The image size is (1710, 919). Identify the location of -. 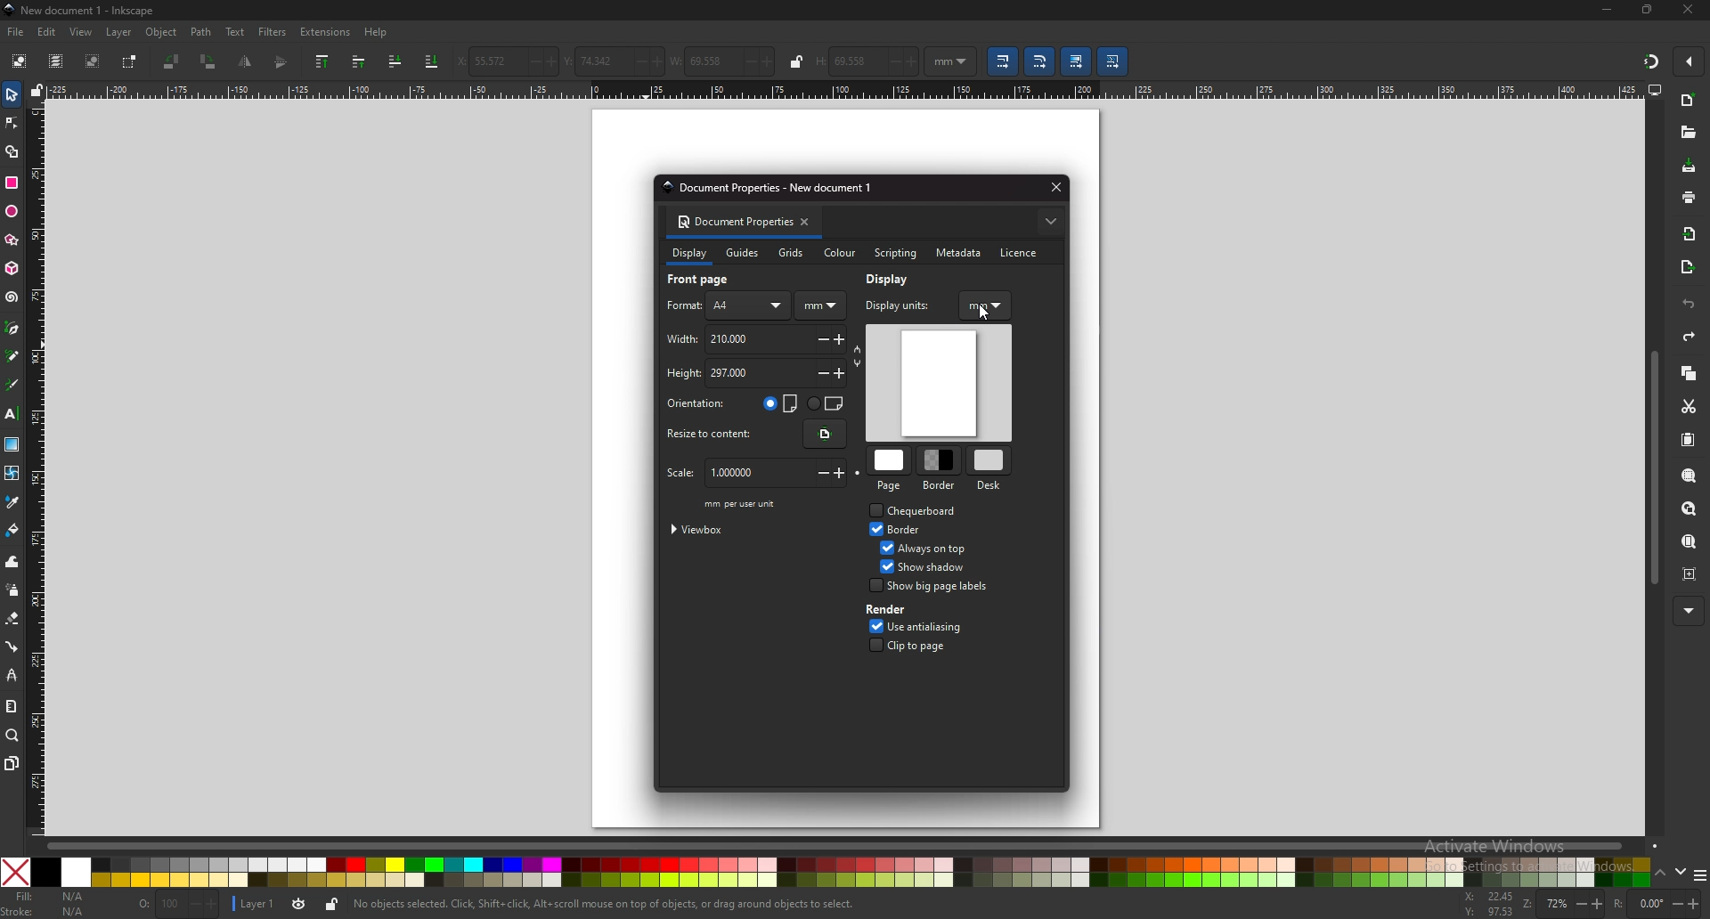
(746, 62).